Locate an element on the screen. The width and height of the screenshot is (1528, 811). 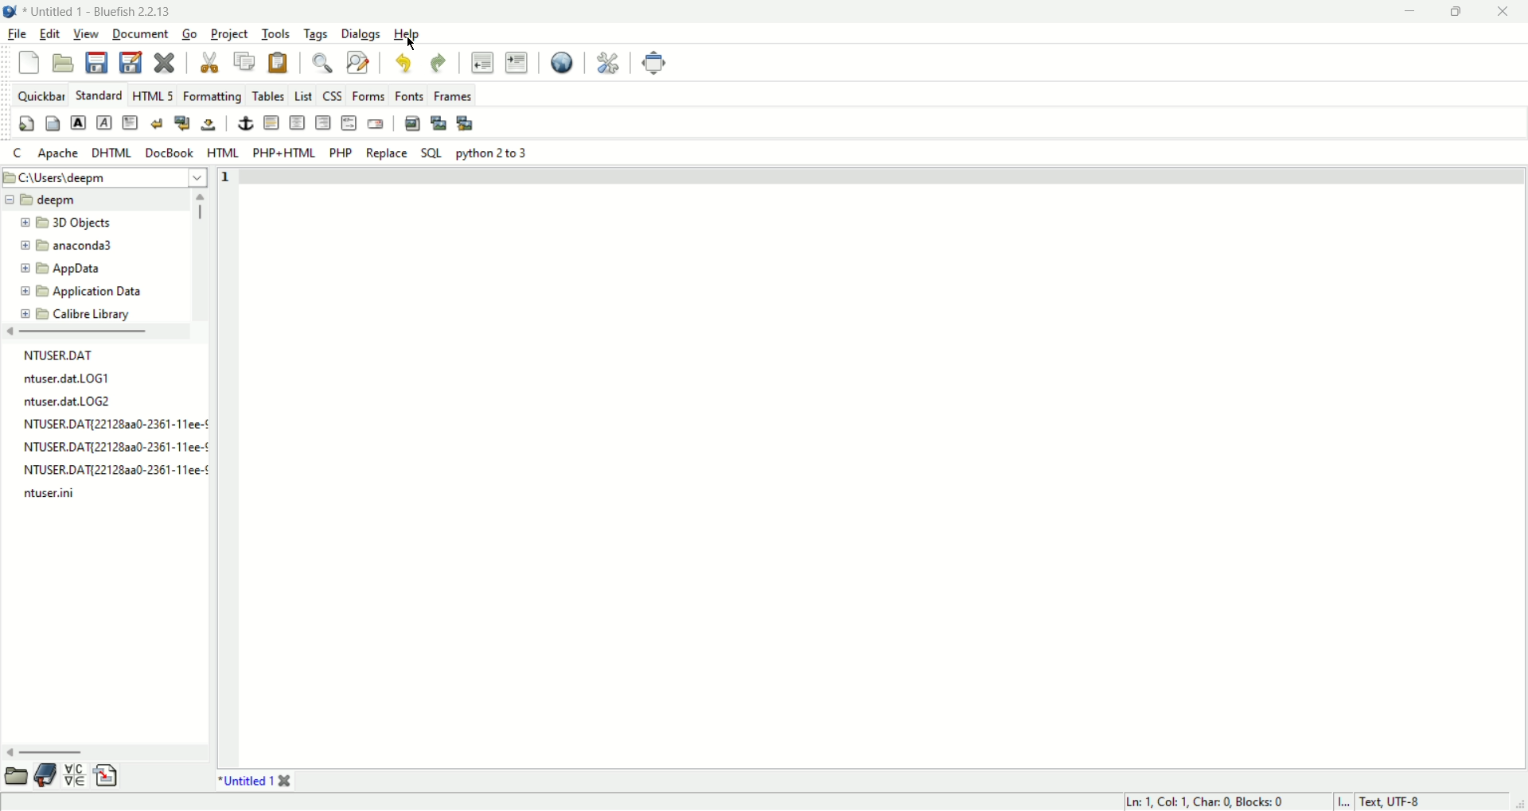
multi thumbnail is located at coordinates (468, 124).